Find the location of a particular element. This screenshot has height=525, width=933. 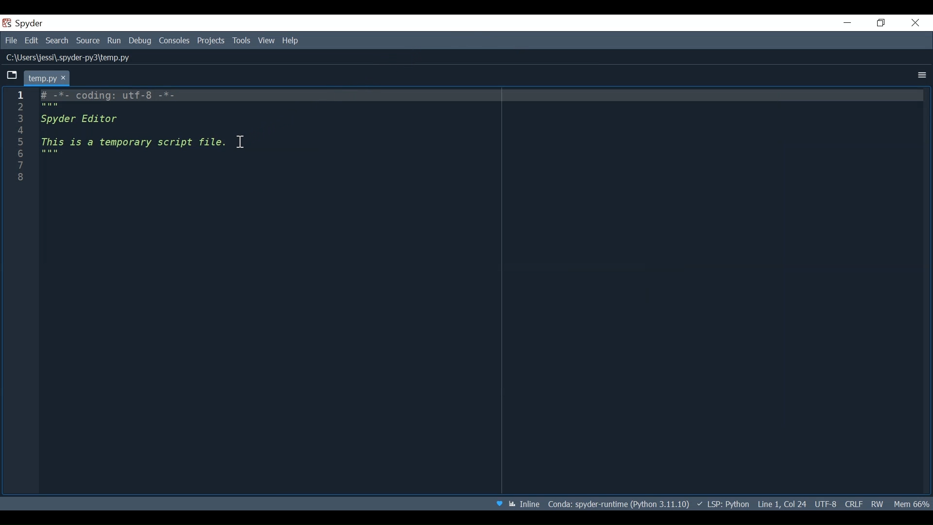

Tools is located at coordinates (241, 41).